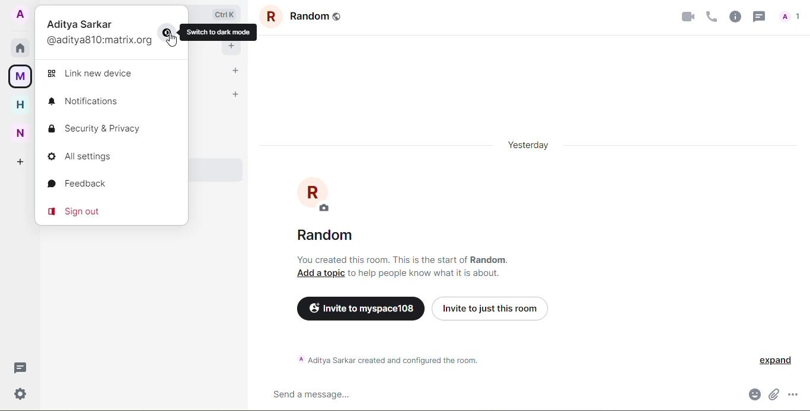 This screenshot has height=411, width=810. I want to click on home, so click(17, 49).